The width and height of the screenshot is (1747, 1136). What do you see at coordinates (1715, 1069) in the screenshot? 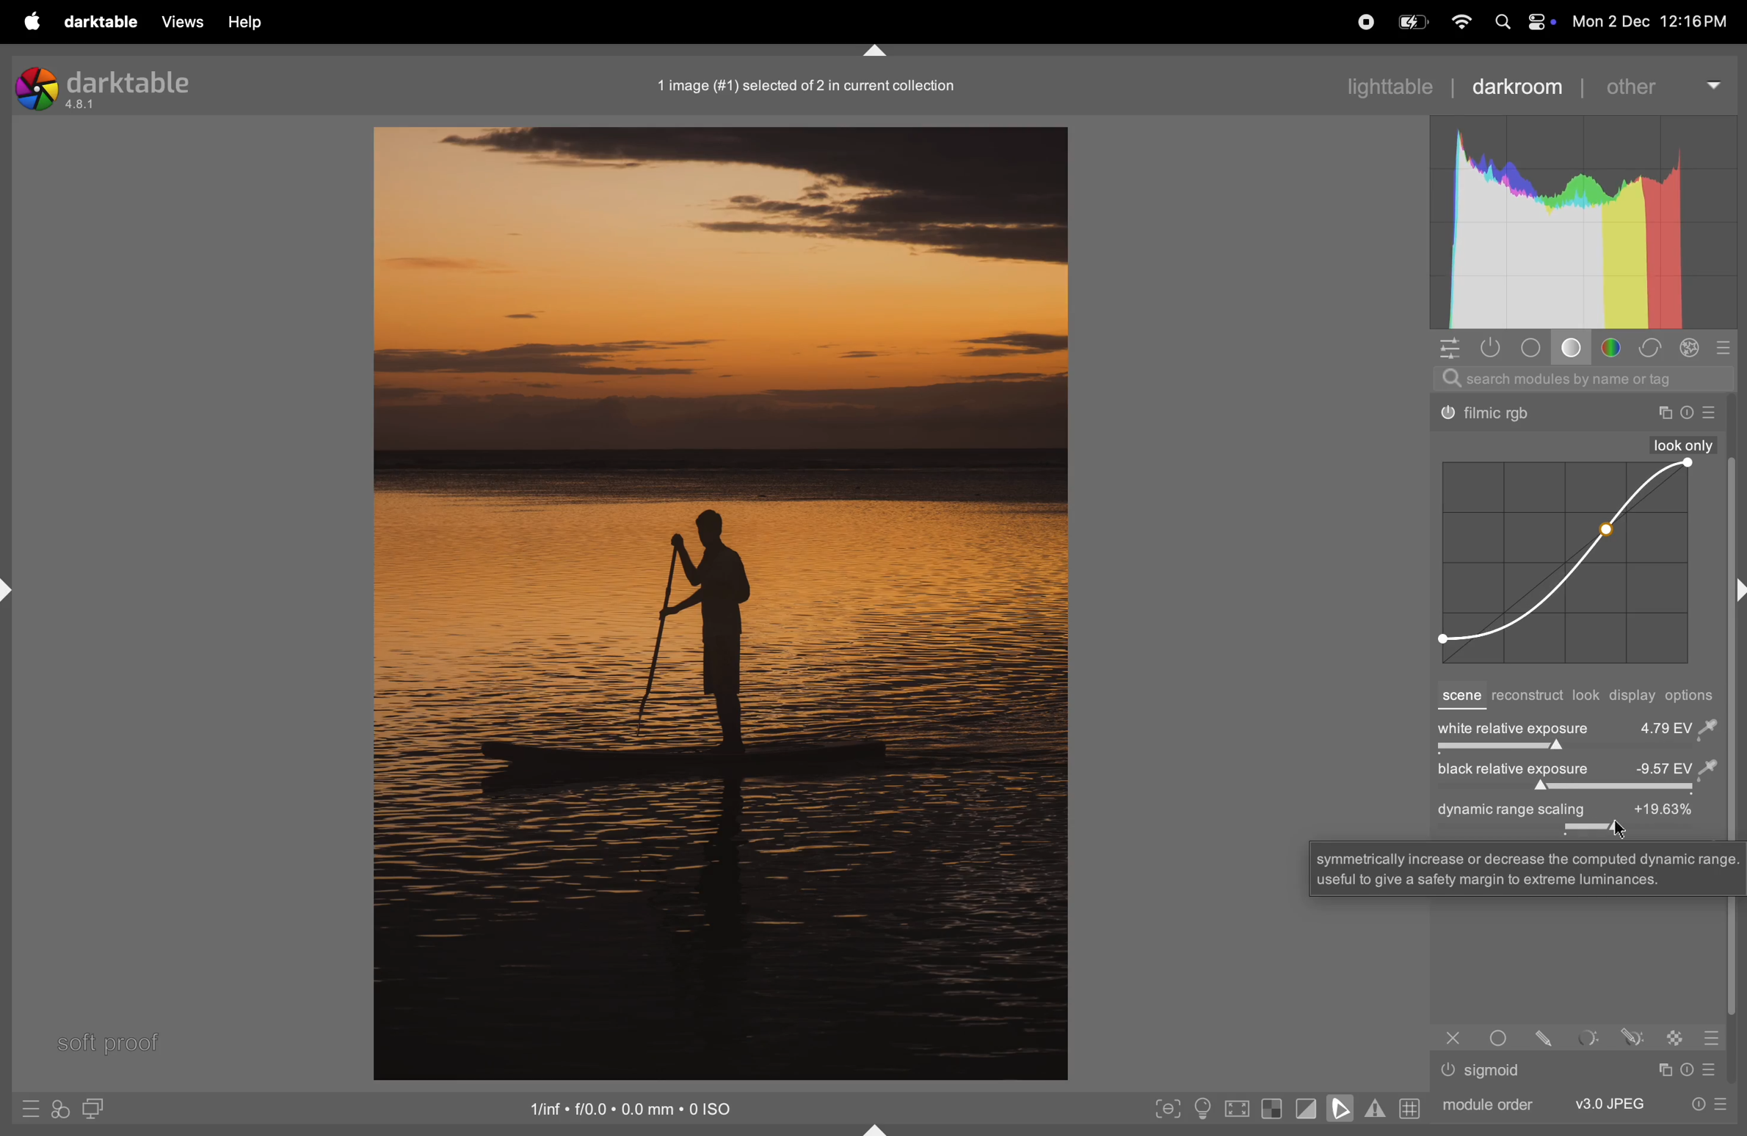
I see `` at bounding box center [1715, 1069].